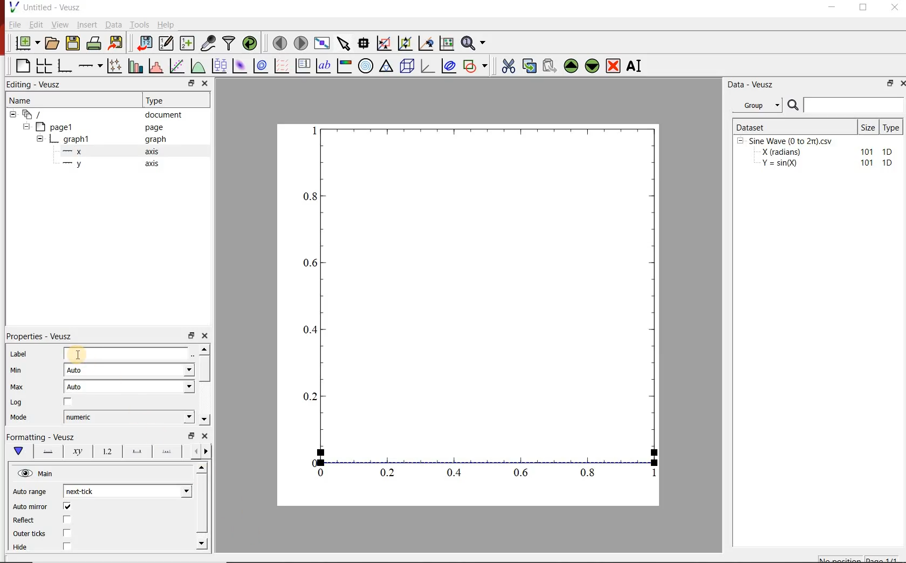  I want to click on Auto range, so click(30, 490).